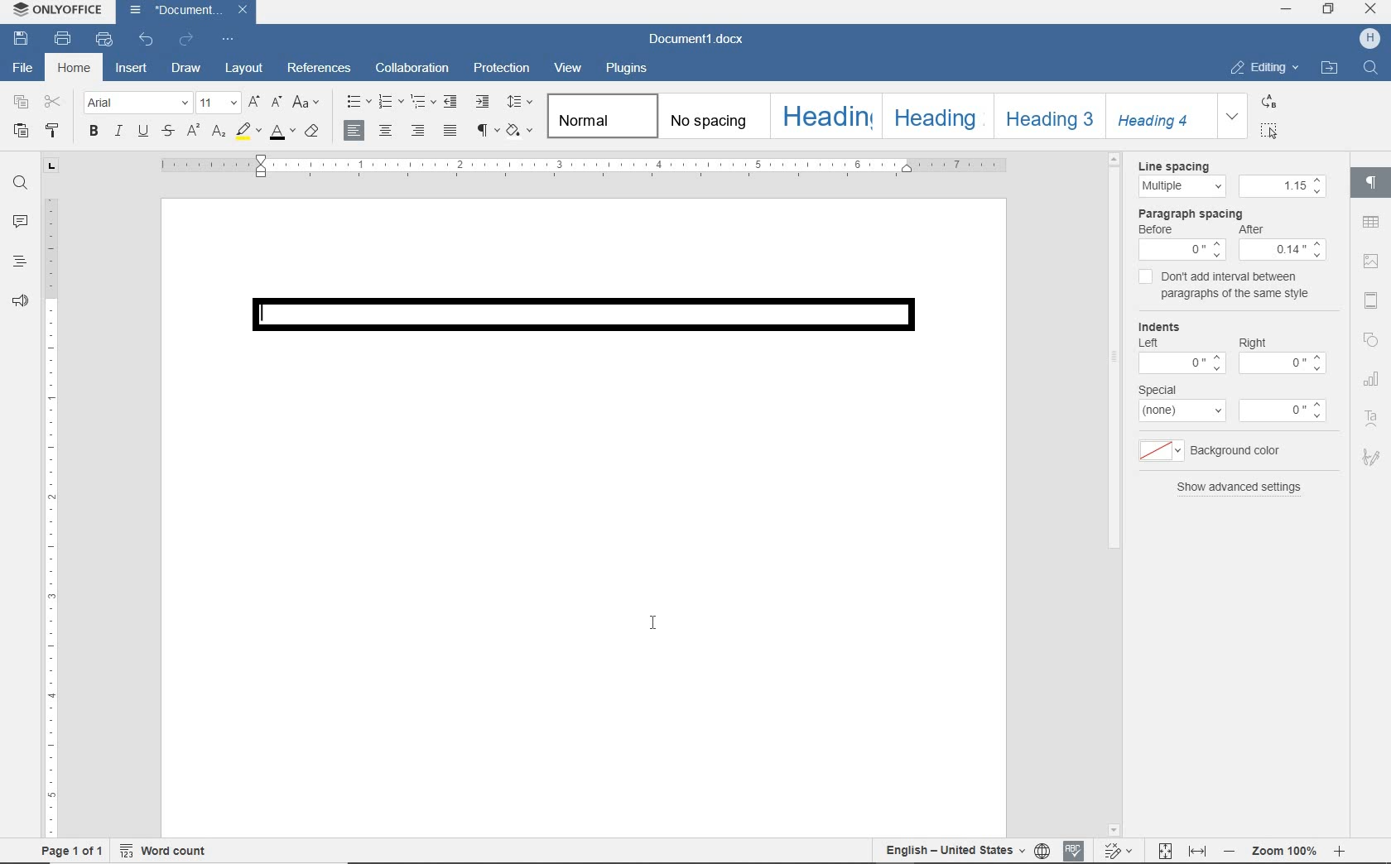 The width and height of the screenshot is (1391, 864). Describe the element at coordinates (590, 324) in the screenshot. I see `border added` at that location.